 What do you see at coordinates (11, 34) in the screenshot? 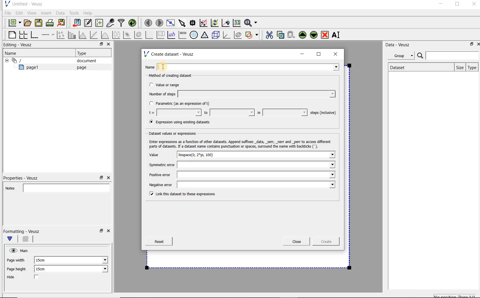
I see `blank page` at bounding box center [11, 34].